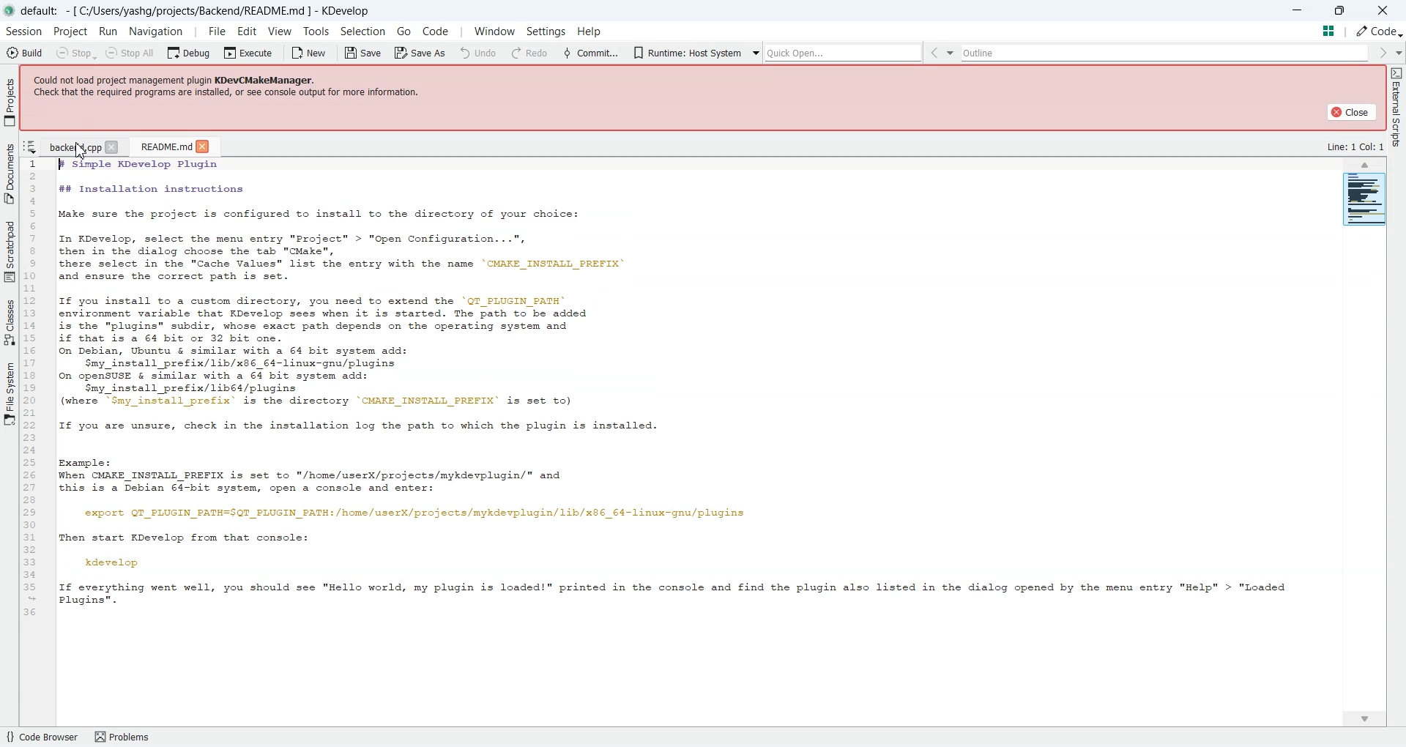 This screenshot has width=1406, height=747. Describe the element at coordinates (1366, 165) in the screenshot. I see `Scroll up` at that location.